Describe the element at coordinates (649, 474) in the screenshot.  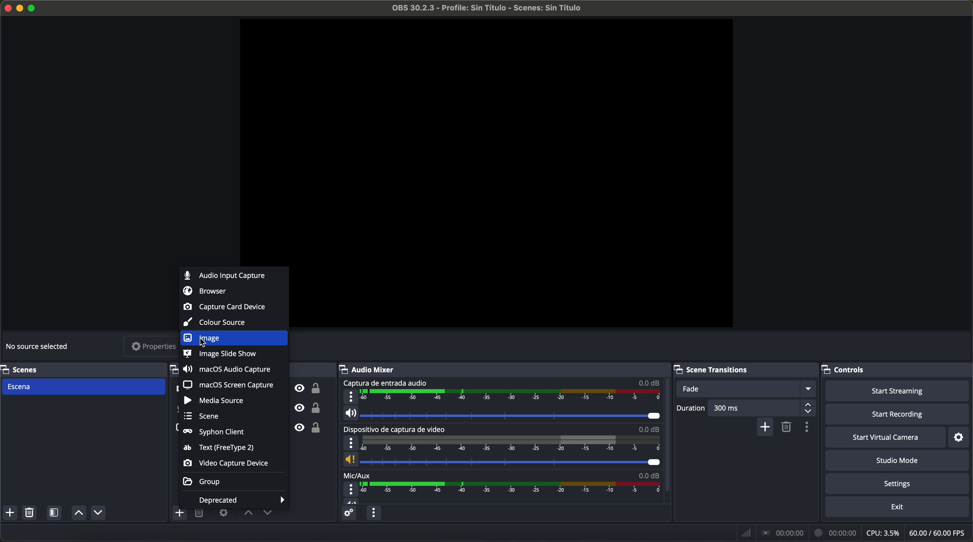
I see `0.0 dB` at that location.